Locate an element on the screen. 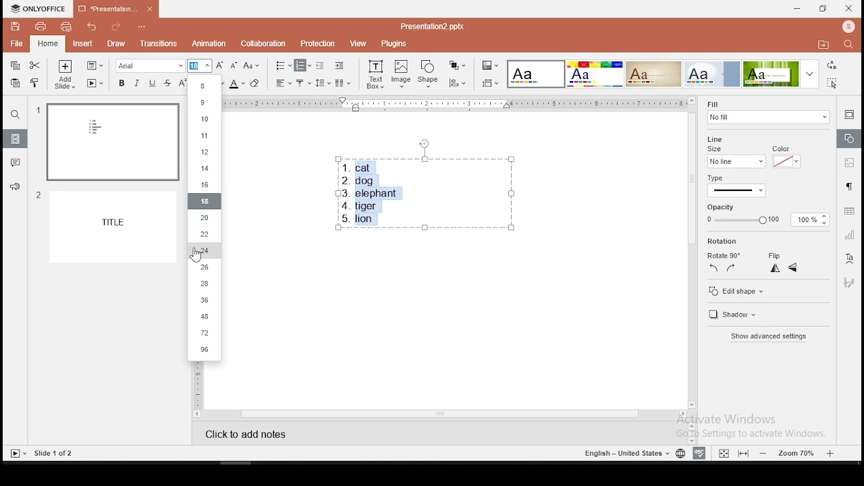  slide 1 is located at coordinates (108, 142).